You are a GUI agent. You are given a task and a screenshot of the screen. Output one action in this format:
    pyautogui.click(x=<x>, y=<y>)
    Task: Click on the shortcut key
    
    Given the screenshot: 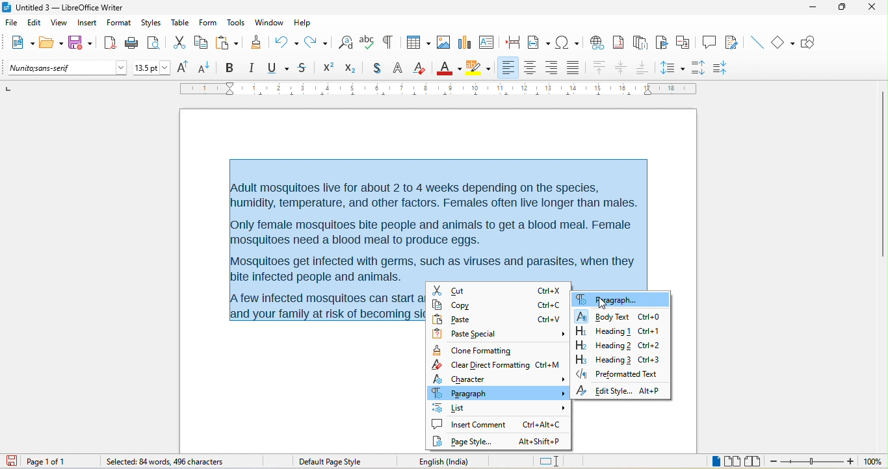 What is the action you would take?
    pyautogui.click(x=541, y=442)
    